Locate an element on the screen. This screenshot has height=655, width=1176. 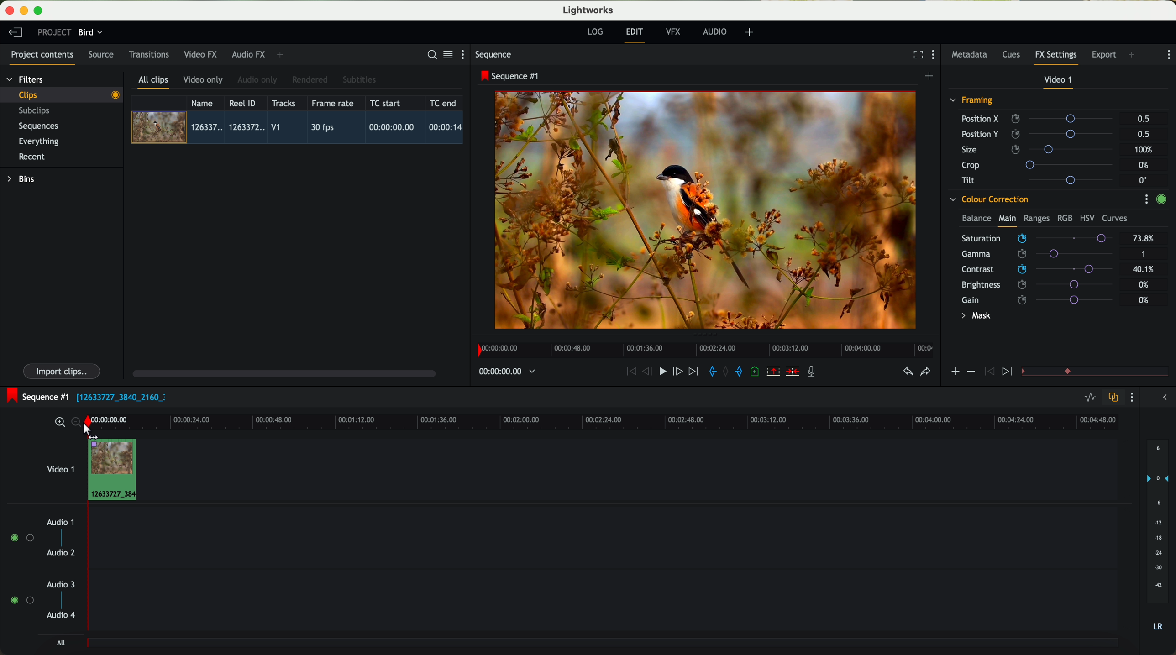
sequence is located at coordinates (493, 55).